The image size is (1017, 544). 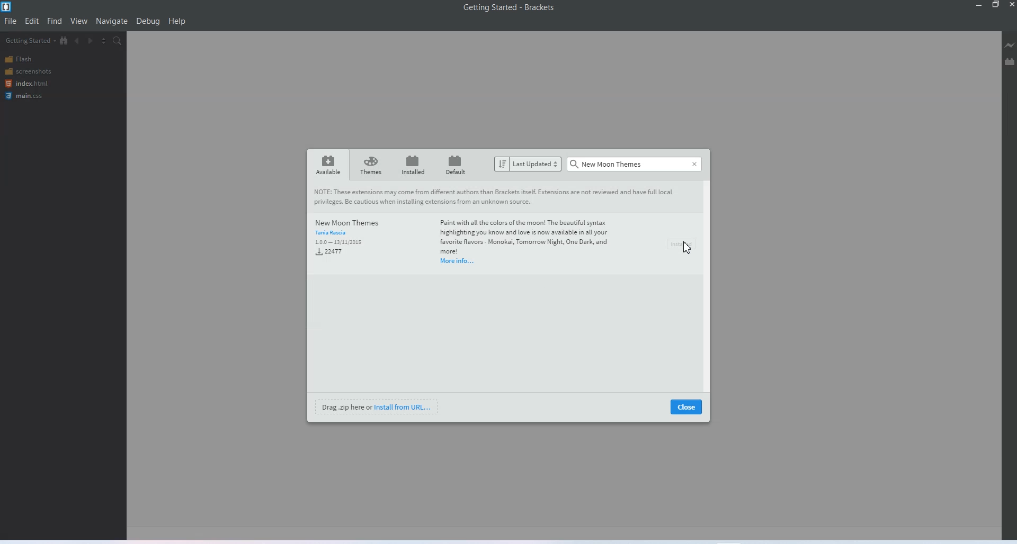 I want to click on index.html, so click(x=25, y=84).